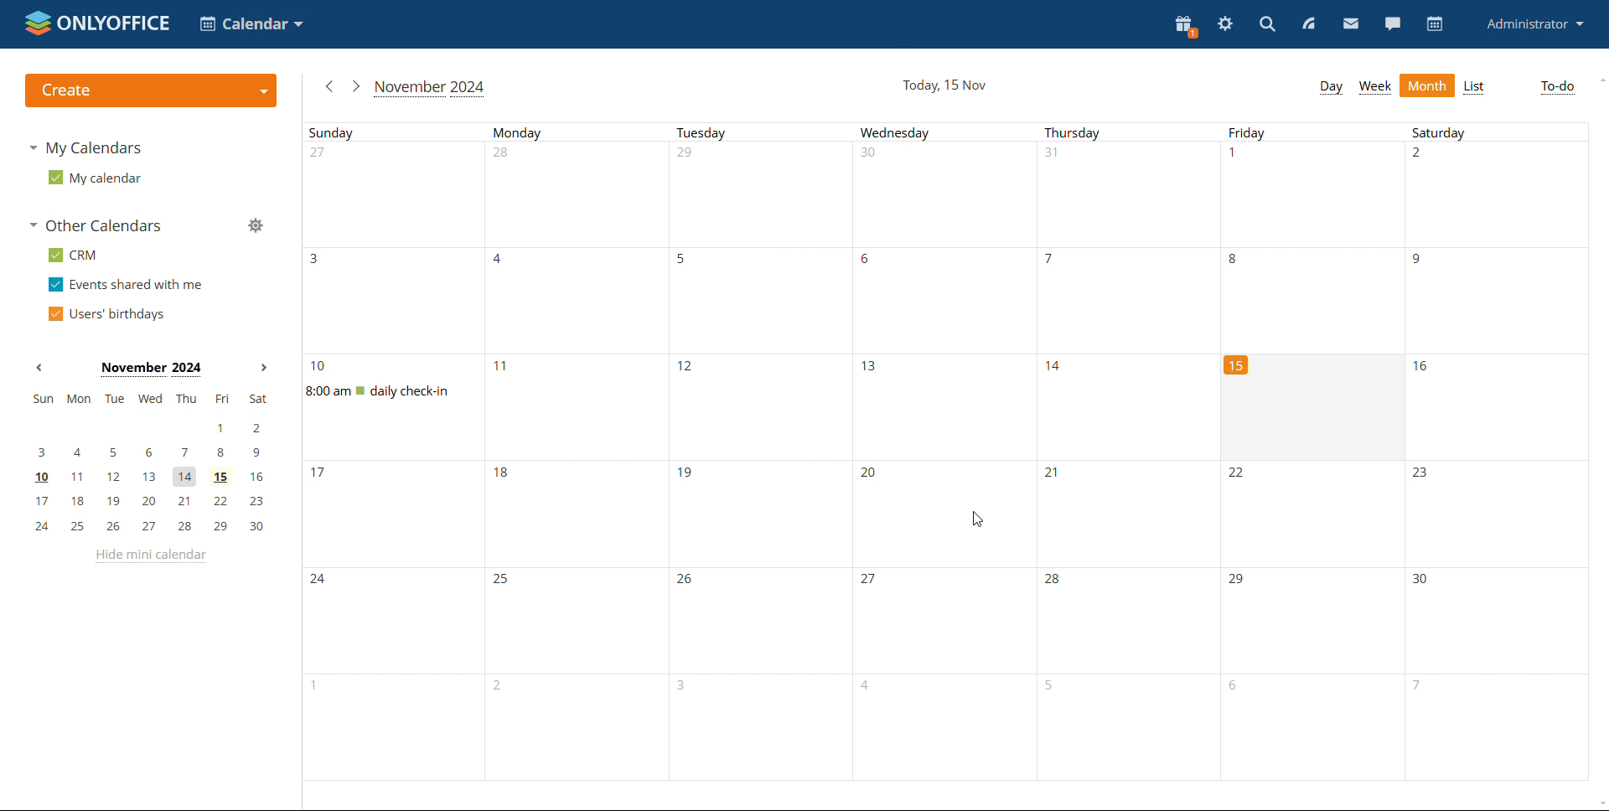 The height and width of the screenshot is (811, 1609). I want to click on feed, so click(1309, 23).